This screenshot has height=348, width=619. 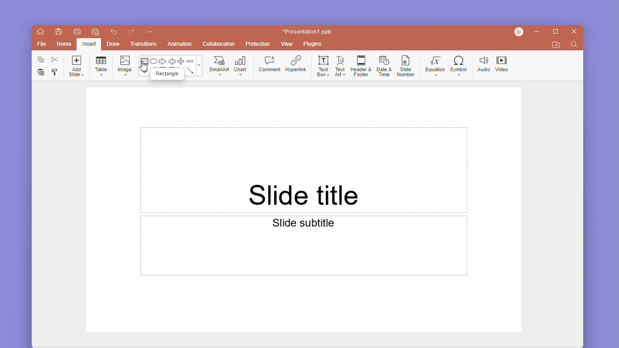 I want to click on chat, so click(x=242, y=65).